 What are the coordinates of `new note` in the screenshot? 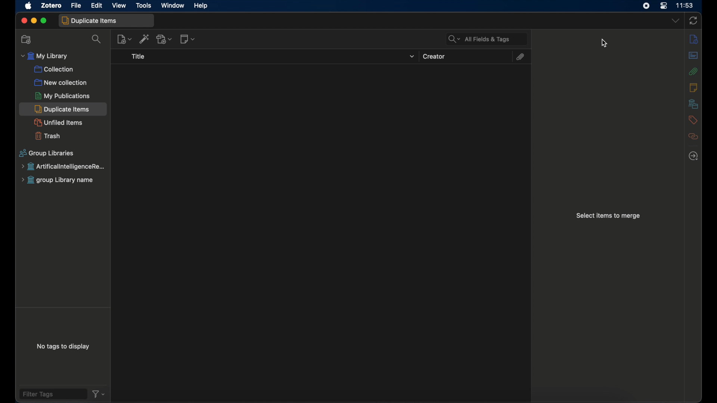 It's located at (188, 39).